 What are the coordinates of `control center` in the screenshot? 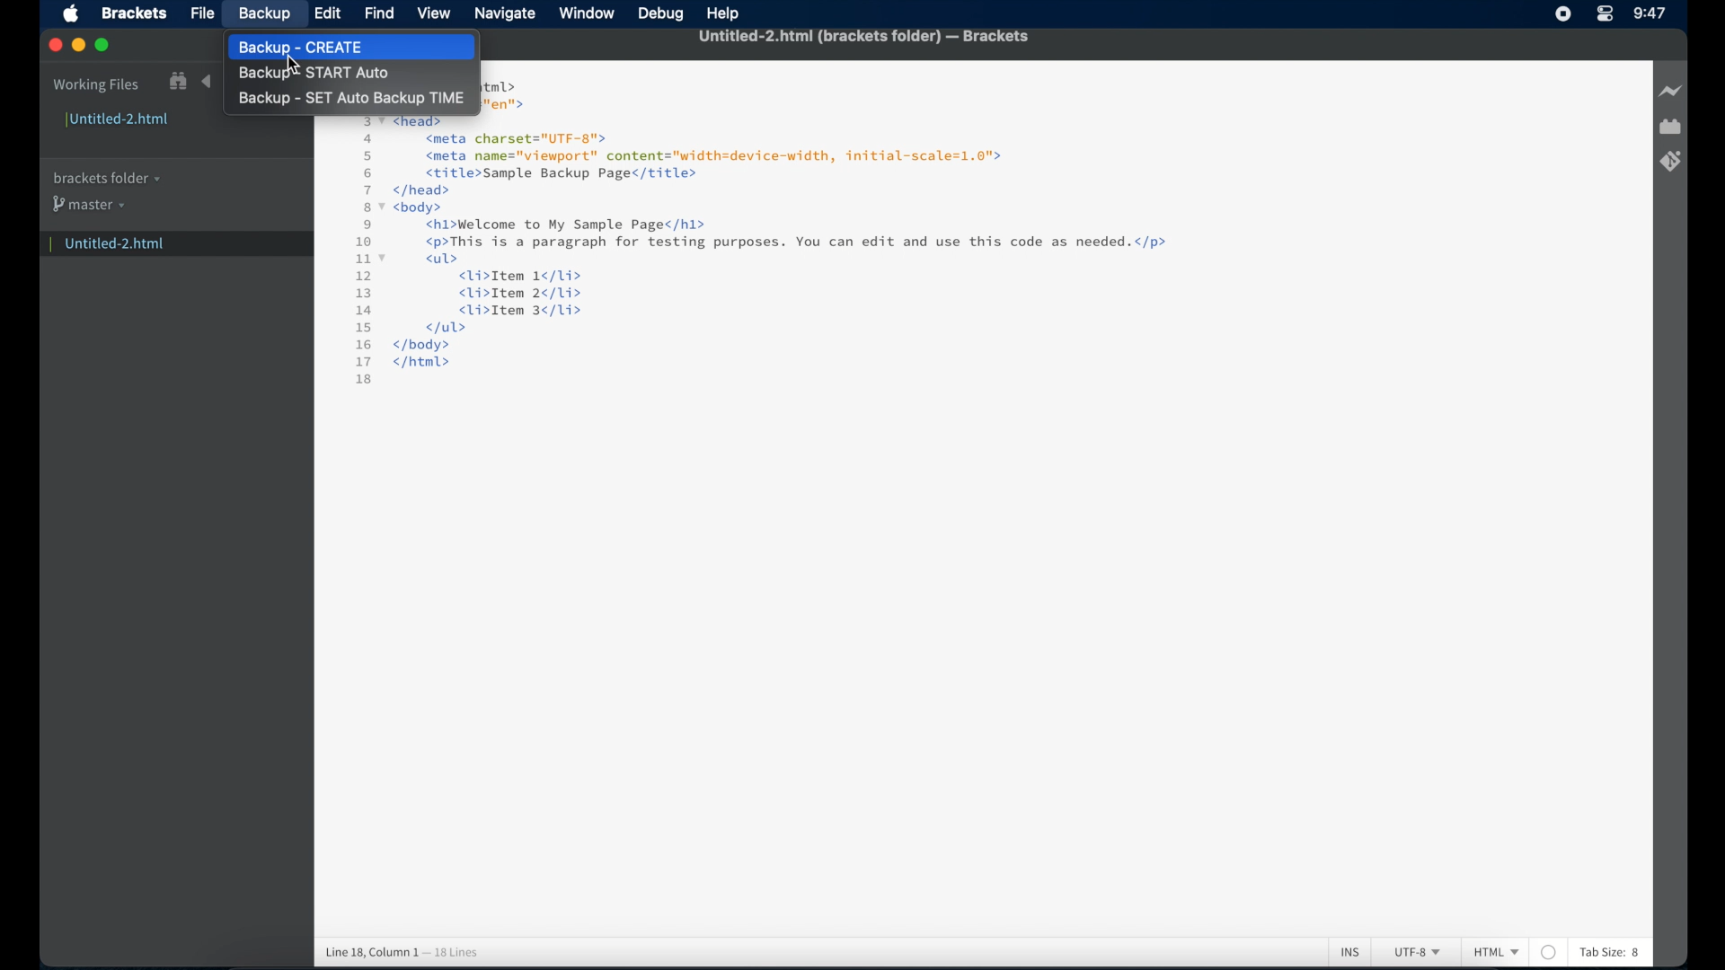 It's located at (1604, 14).